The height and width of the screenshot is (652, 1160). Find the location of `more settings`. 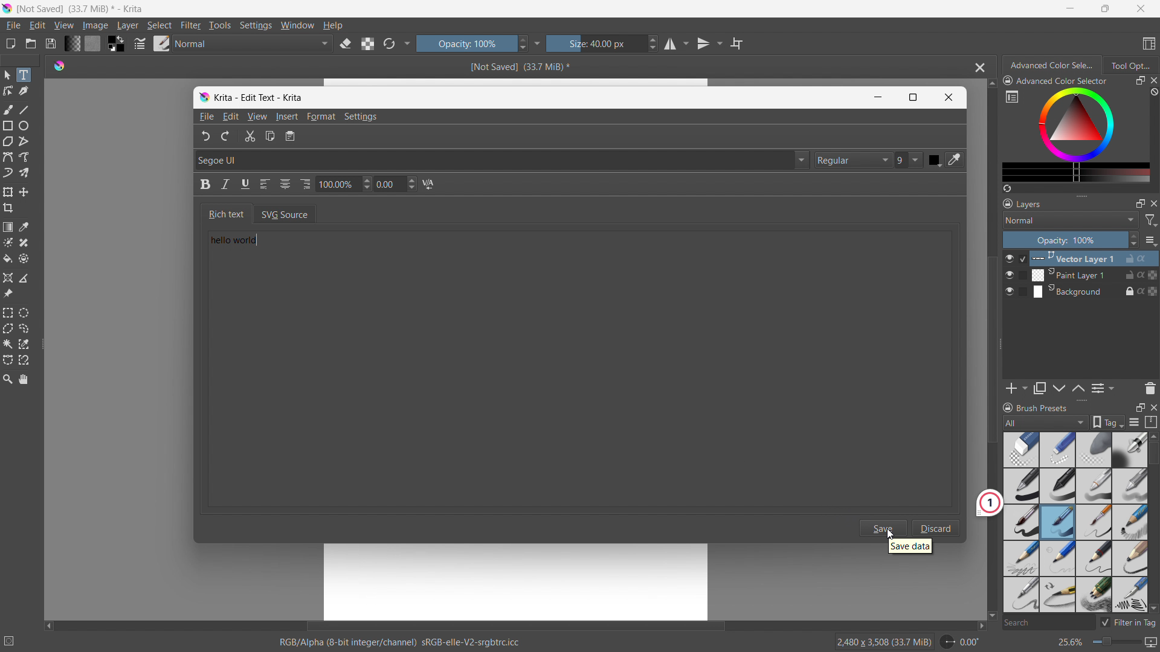

more settings is located at coordinates (408, 42).